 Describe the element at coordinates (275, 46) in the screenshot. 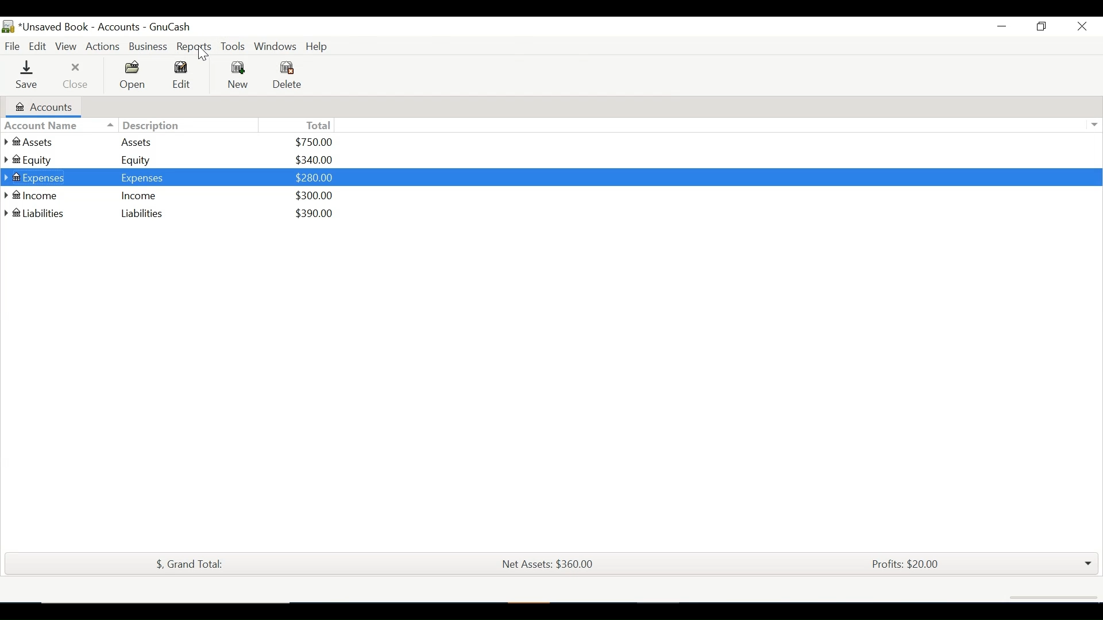

I see `Windows` at that location.